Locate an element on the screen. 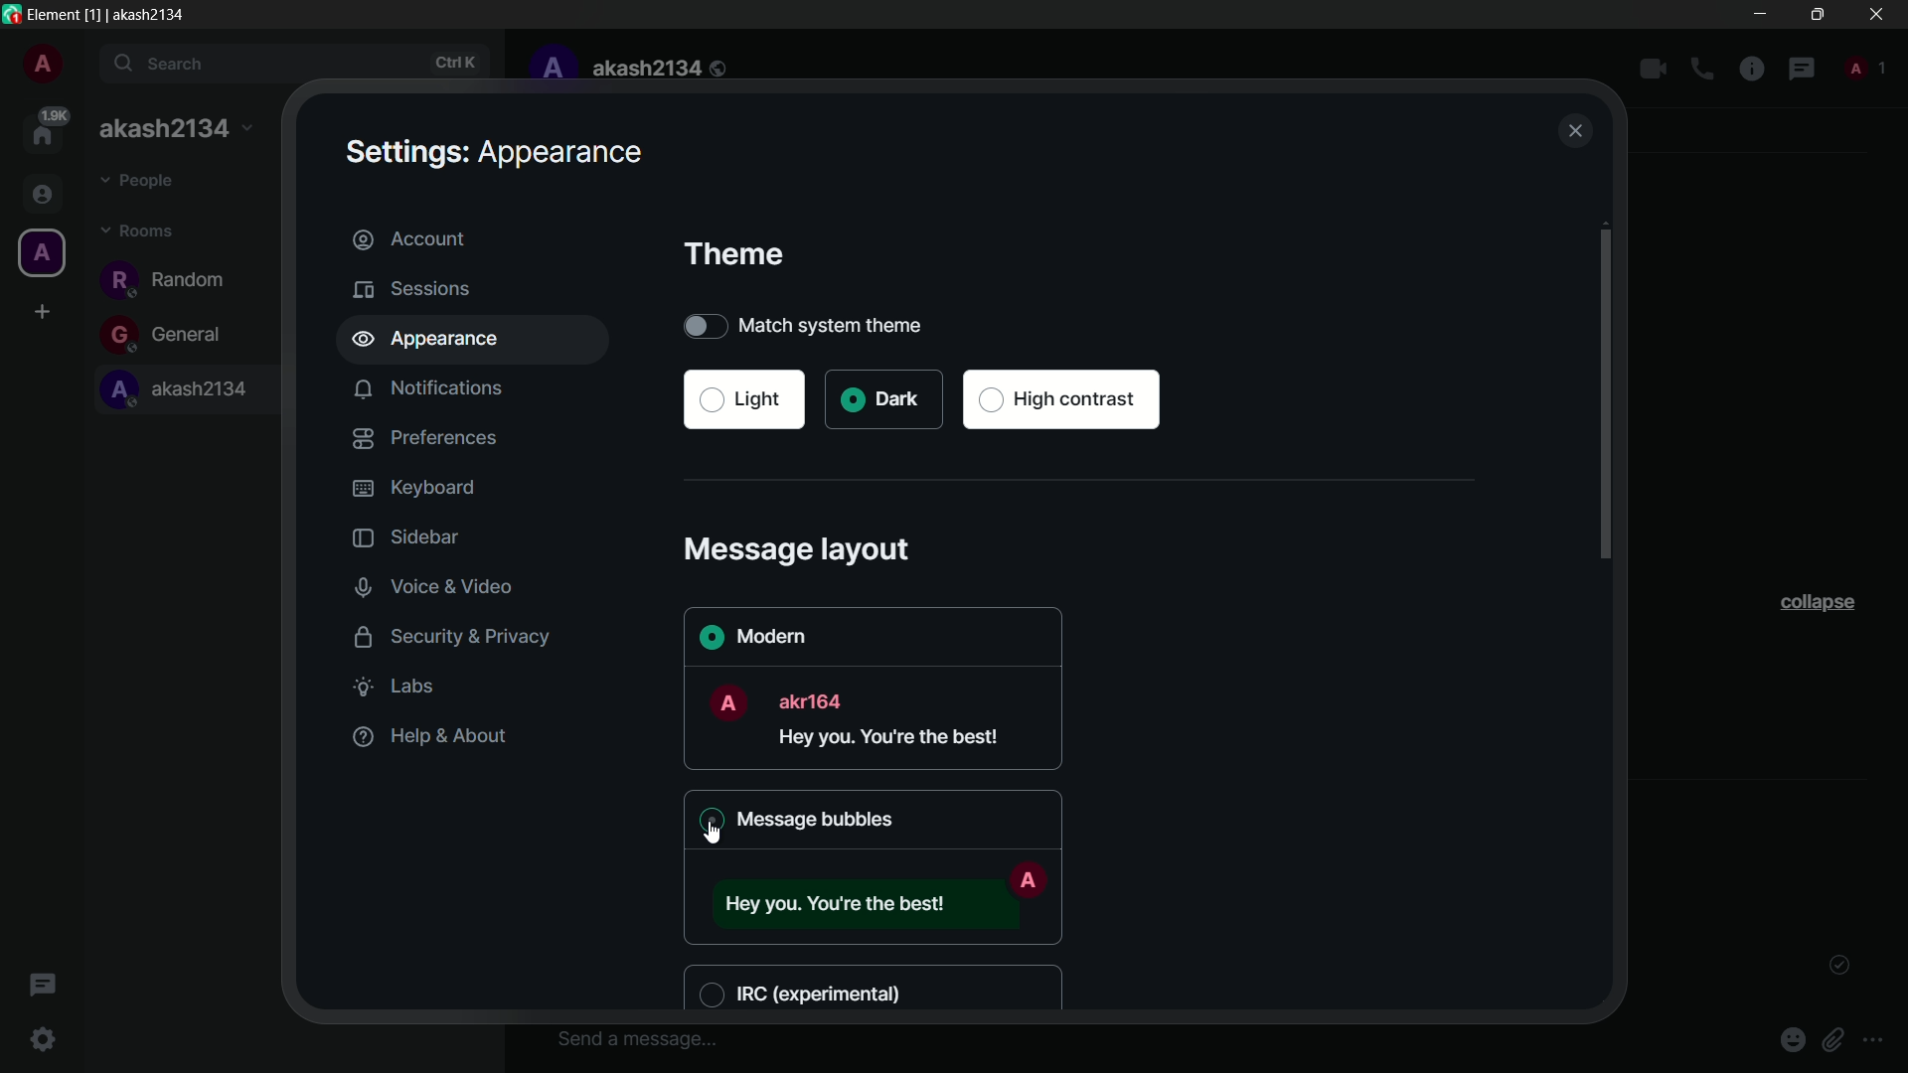 Image resolution: width=1908 pixels, height=1073 pixels. message layout is located at coordinates (801, 548).